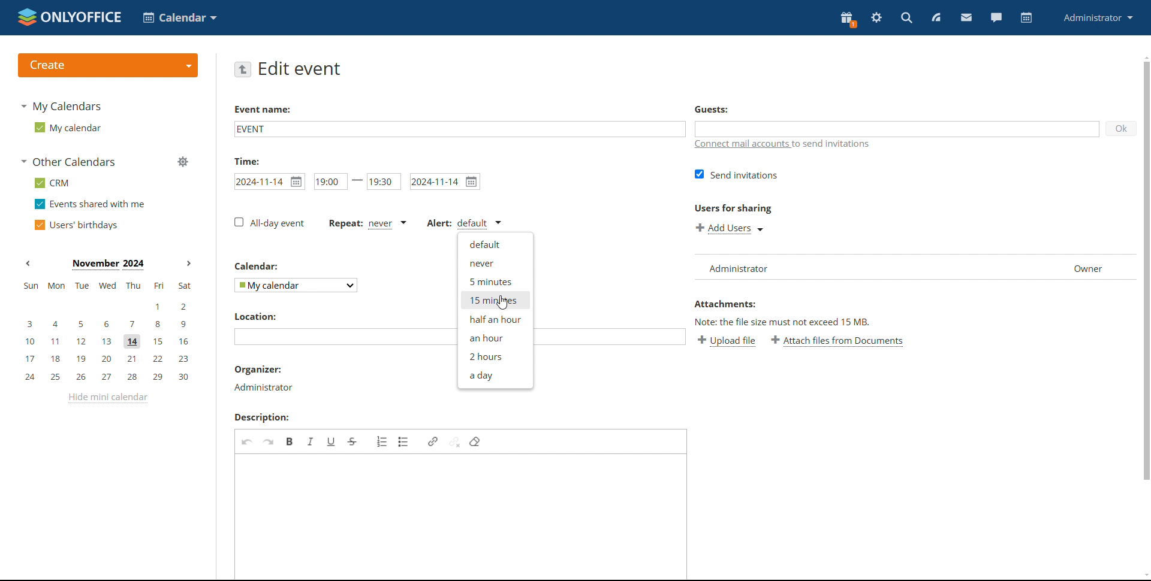 This screenshot has width=1151, height=581. Describe the element at coordinates (260, 316) in the screenshot. I see `location:` at that location.